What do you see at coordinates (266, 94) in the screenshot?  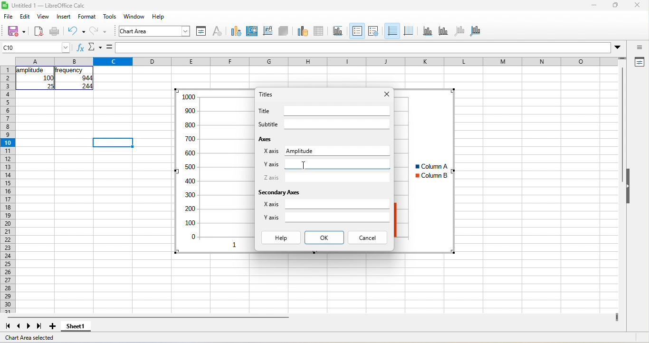 I see `titles` at bounding box center [266, 94].